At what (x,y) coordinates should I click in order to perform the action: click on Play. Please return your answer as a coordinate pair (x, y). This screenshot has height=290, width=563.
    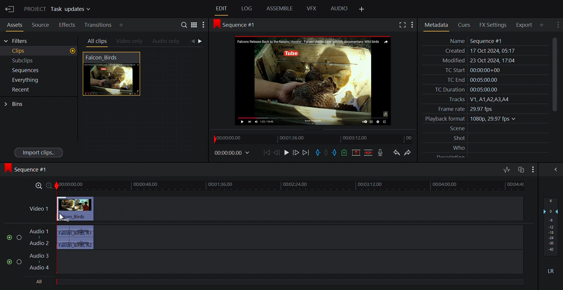
    Looking at the image, I should click on (286, 153).